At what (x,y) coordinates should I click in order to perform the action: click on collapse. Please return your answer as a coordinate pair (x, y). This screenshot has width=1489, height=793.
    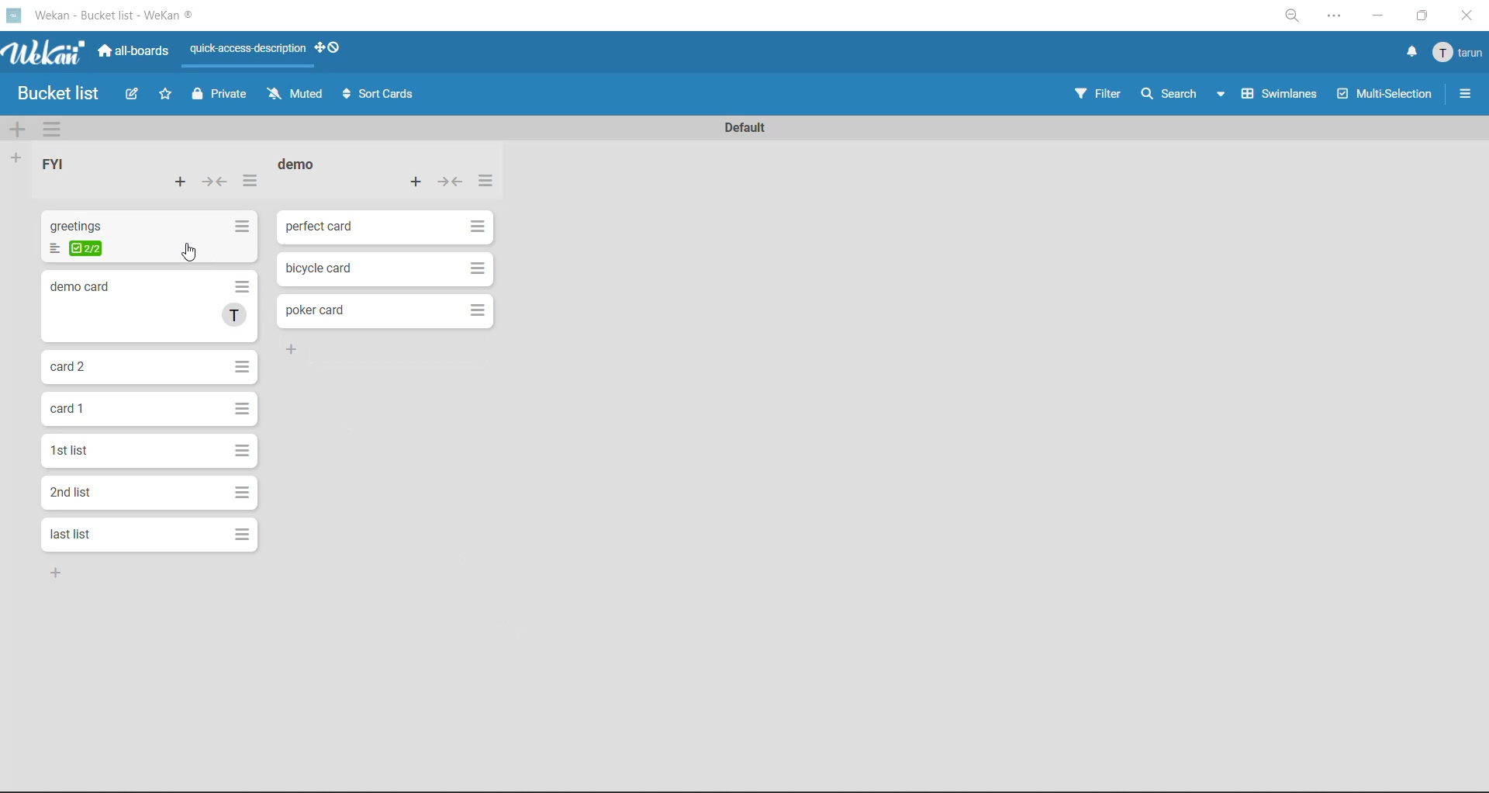
    Looking at the image, I should click on (215, 182).